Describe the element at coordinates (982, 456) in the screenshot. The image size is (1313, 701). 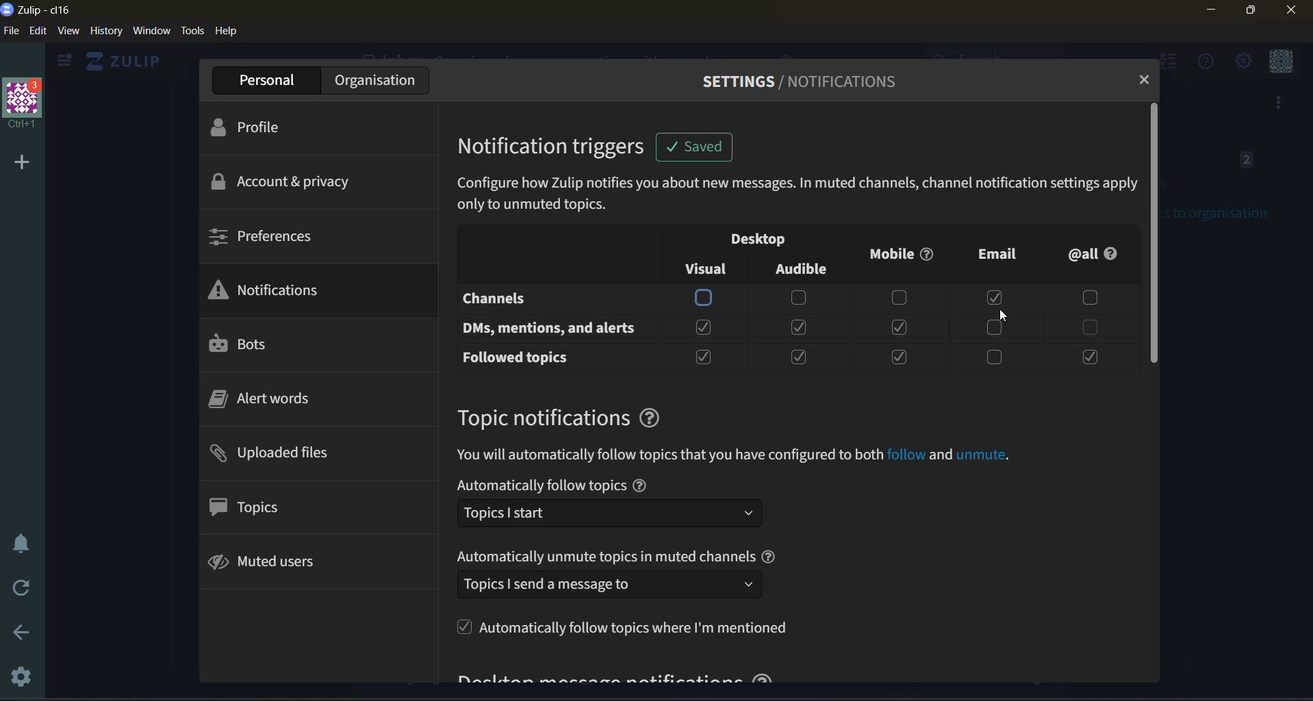
I see `unmute` at that location.